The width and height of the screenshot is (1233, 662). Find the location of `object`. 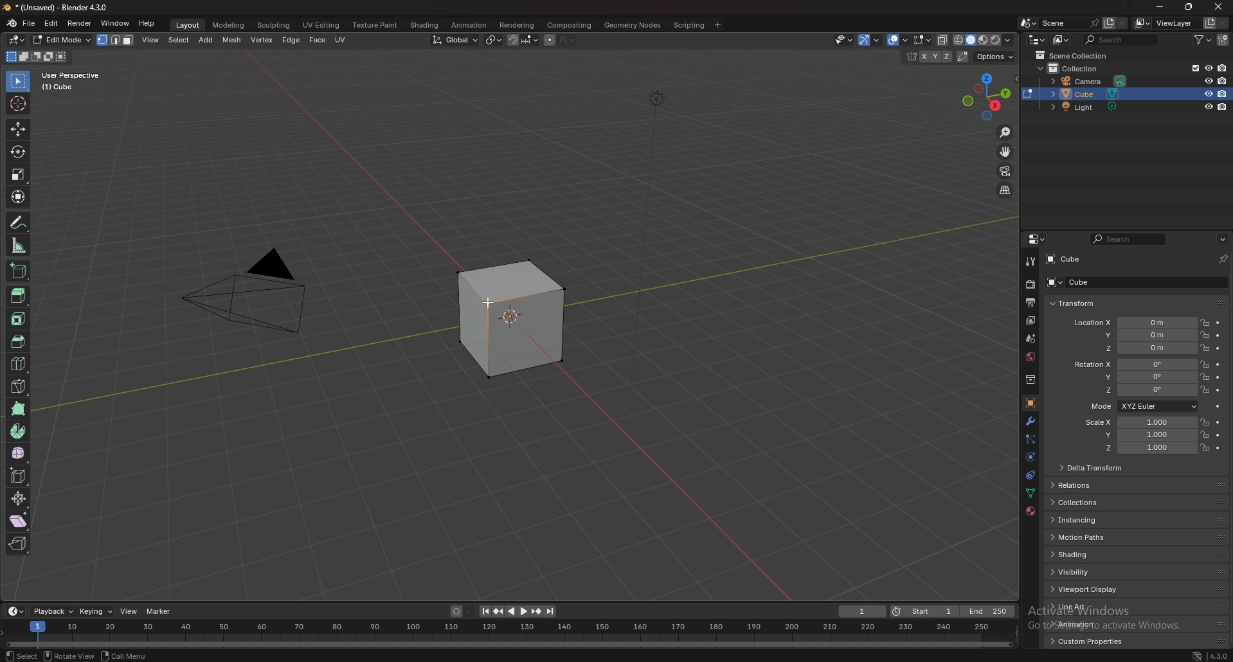

object is located at coordinates (1030, 403).